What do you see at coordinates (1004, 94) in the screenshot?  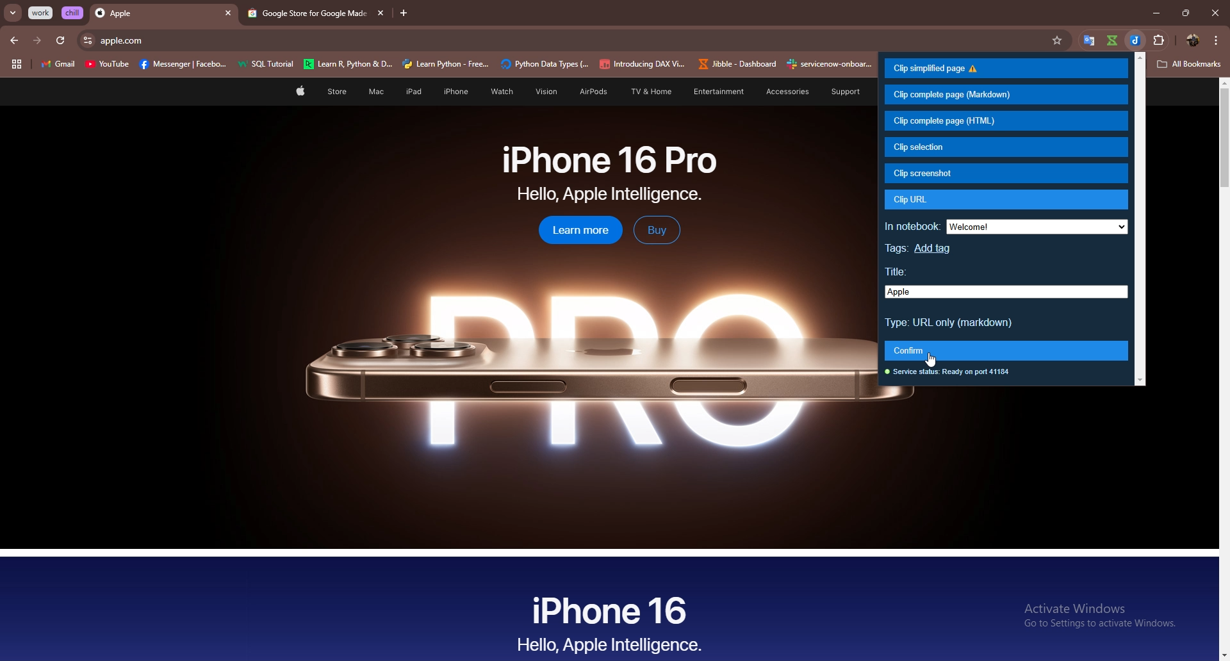 I see `clip complete page(markdown)` at bounding box center [1004, 94].